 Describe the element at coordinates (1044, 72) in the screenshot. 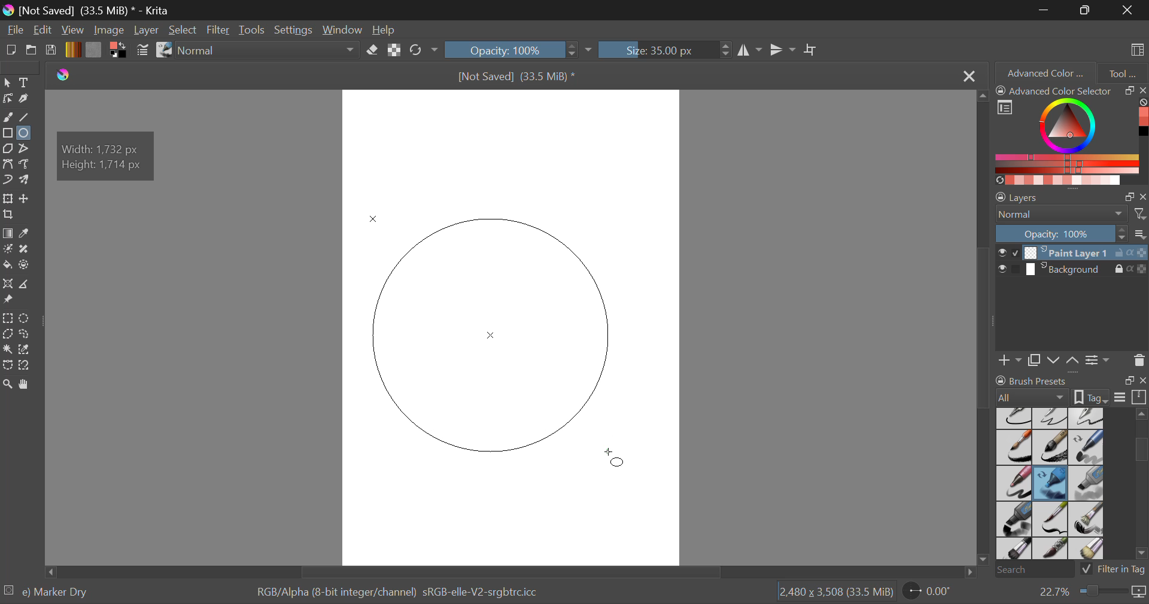

I see `Advanced Color Selector Tab Open` at that location.